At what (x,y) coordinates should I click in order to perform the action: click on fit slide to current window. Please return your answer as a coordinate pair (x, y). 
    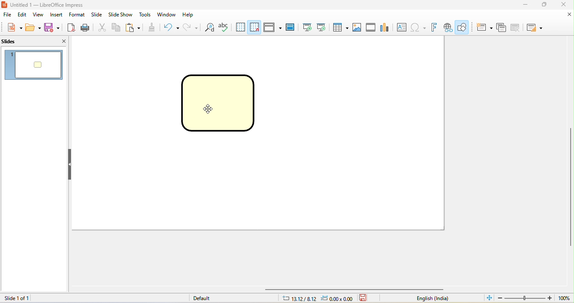
    Looking at the image, I should click on (489, 298).